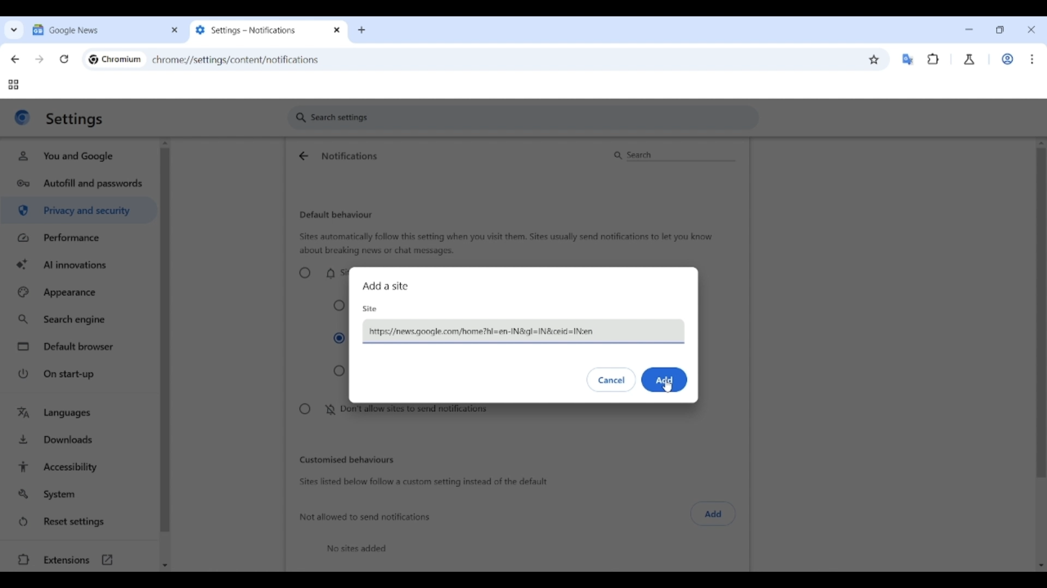  What do you see at coordinates (81, 347) in the screenshot?
I see `Default browser` at bounding box center [81, 347].